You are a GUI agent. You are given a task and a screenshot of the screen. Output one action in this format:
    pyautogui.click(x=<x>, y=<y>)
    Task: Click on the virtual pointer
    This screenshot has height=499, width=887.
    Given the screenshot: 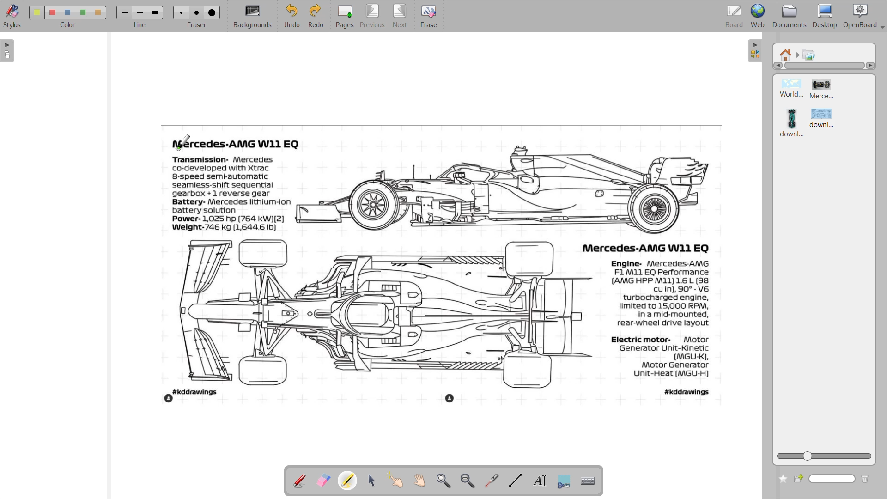 What is the action you would take?
    pyautogui.click(x=492, y=481)
    